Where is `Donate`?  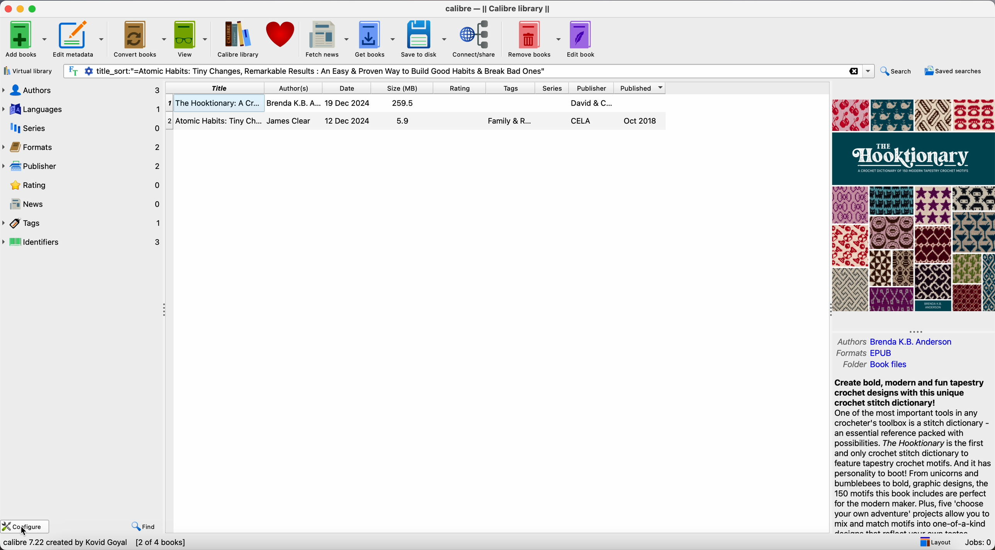 Donate is located at coordinates (282, 32).